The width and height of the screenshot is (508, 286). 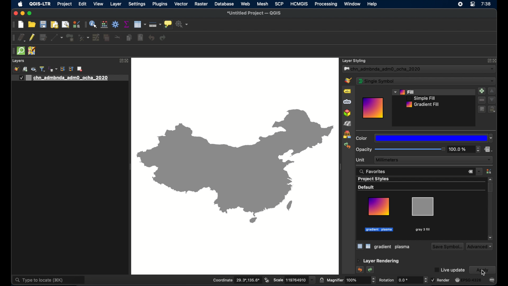 What do you see at coordinates (366, 187) in the screenshot?
I see `default` at bounding box center [366, 187].